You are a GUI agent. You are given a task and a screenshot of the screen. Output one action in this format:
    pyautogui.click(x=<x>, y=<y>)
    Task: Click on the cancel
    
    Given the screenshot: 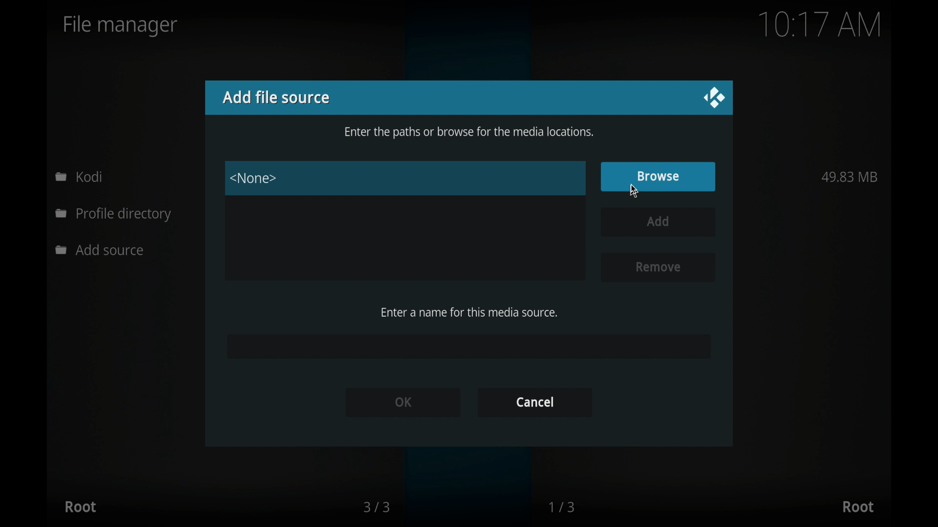 What is the action you would take?
    pyautogui.click(x=536, y=403)
    